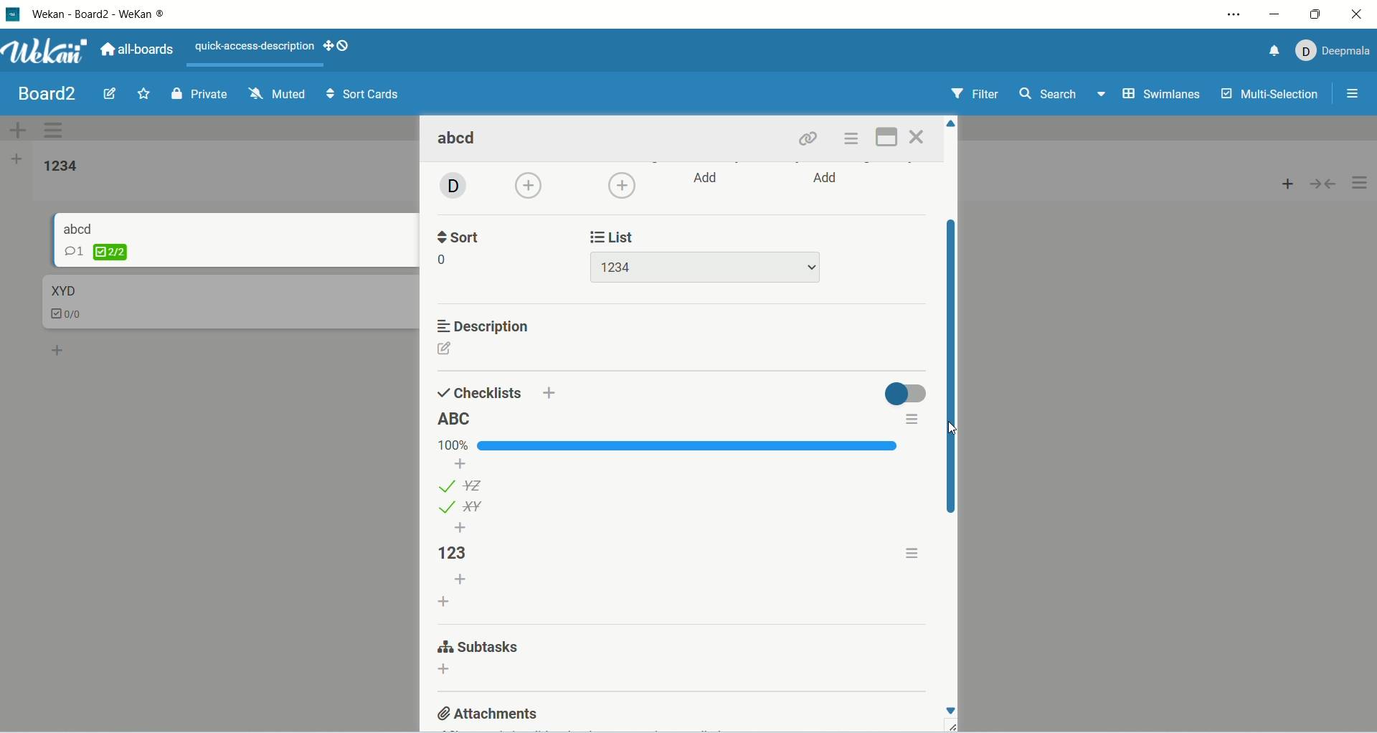 The height and width of the screenshot is (733, 1377). What do you see at coordinates (444, 671) in the screenshot?
I see `add` at bounding box center [444, 671].